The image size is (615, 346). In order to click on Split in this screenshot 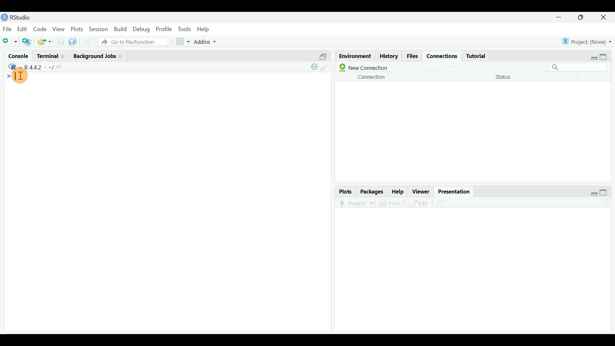, I will do `click(322, 57)`.